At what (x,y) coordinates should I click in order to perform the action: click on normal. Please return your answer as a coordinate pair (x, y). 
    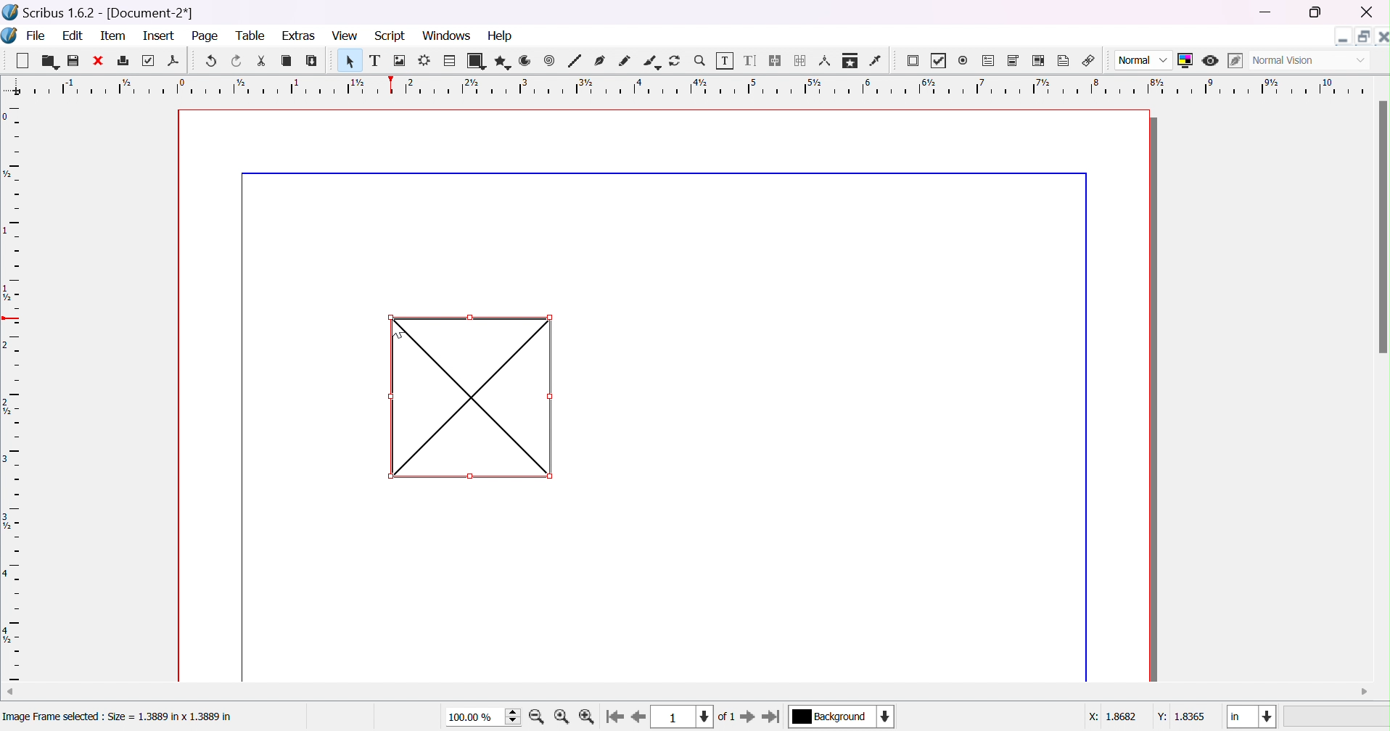
    Looking at the image, I should click on (1144, 61).